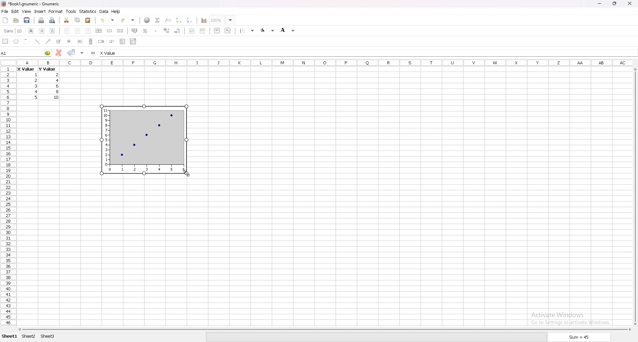 The image size is (638, 342). Describe the element at coordinates (222, 20) in the screenshot. I see `zoom` at that location.